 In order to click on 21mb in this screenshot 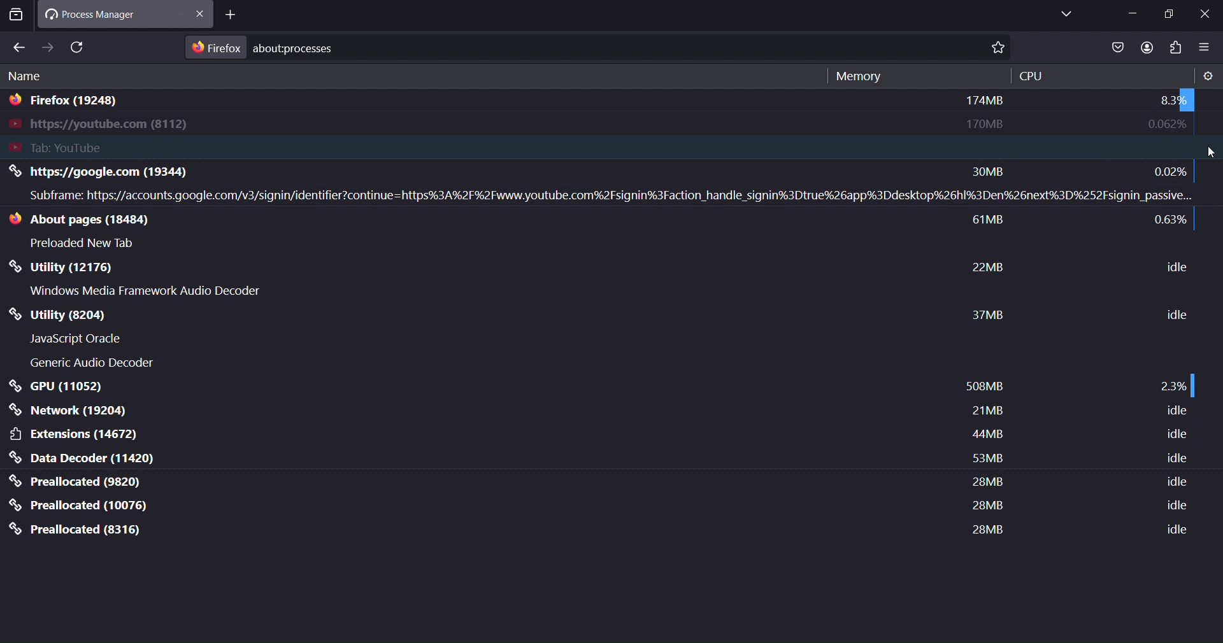, I will do `click(987, 413)`.